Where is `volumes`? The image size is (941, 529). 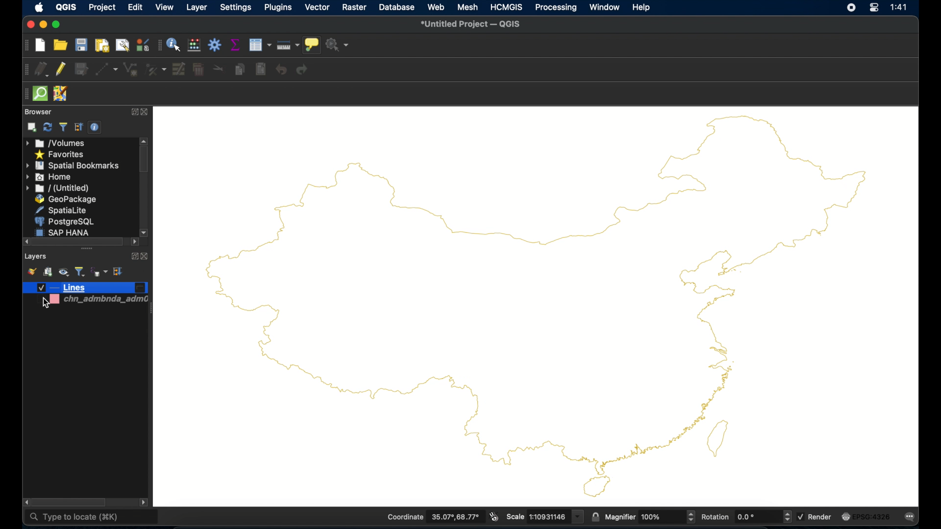
volumes is located at coordinates (56, 143).